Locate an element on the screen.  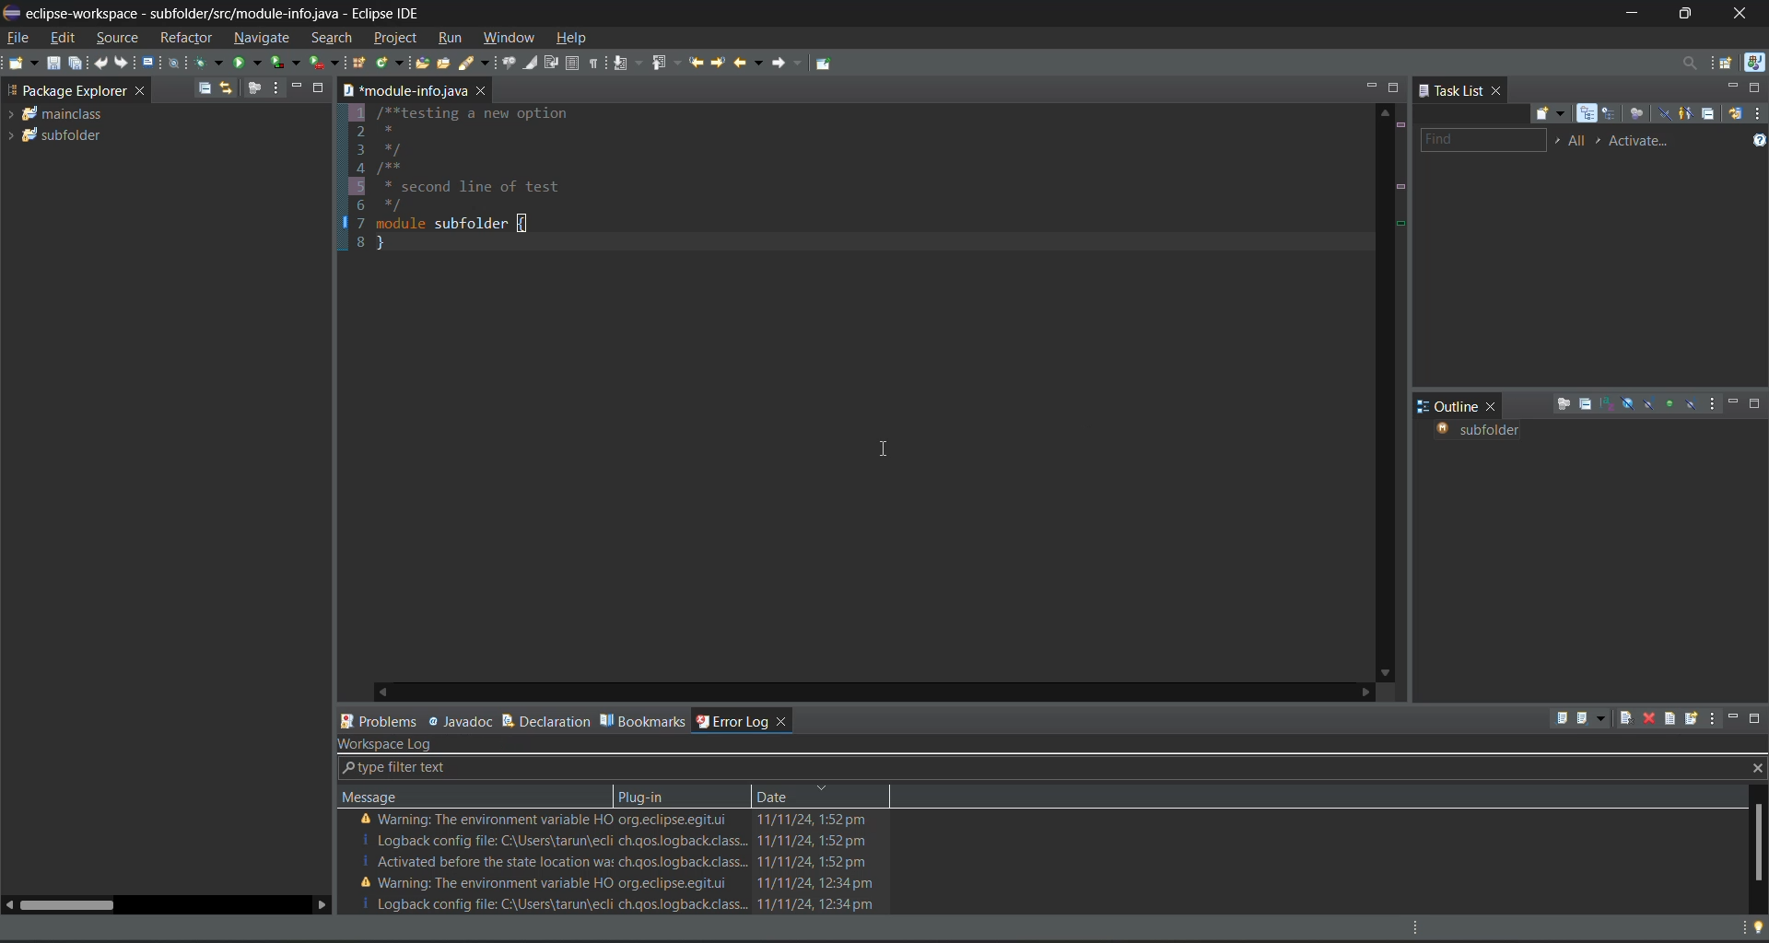
minimize is located at coordinates (1737, 718).